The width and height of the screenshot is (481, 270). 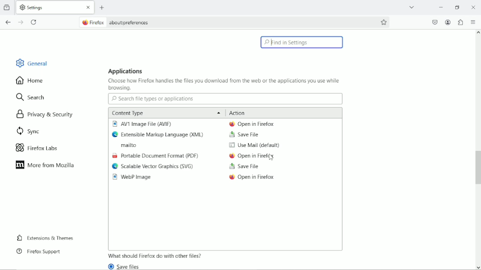 I want to click on Go forward, so click(x=22, y=22).